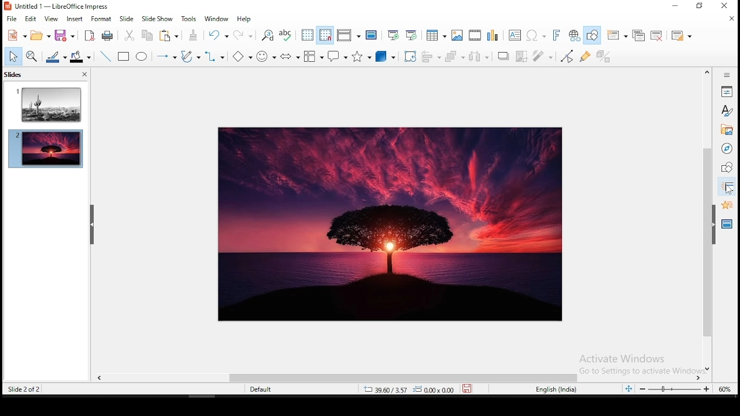  What do you see at coordinates (723, 6) in the screenshot?
I see `close window` at bounding box center [723, 6].